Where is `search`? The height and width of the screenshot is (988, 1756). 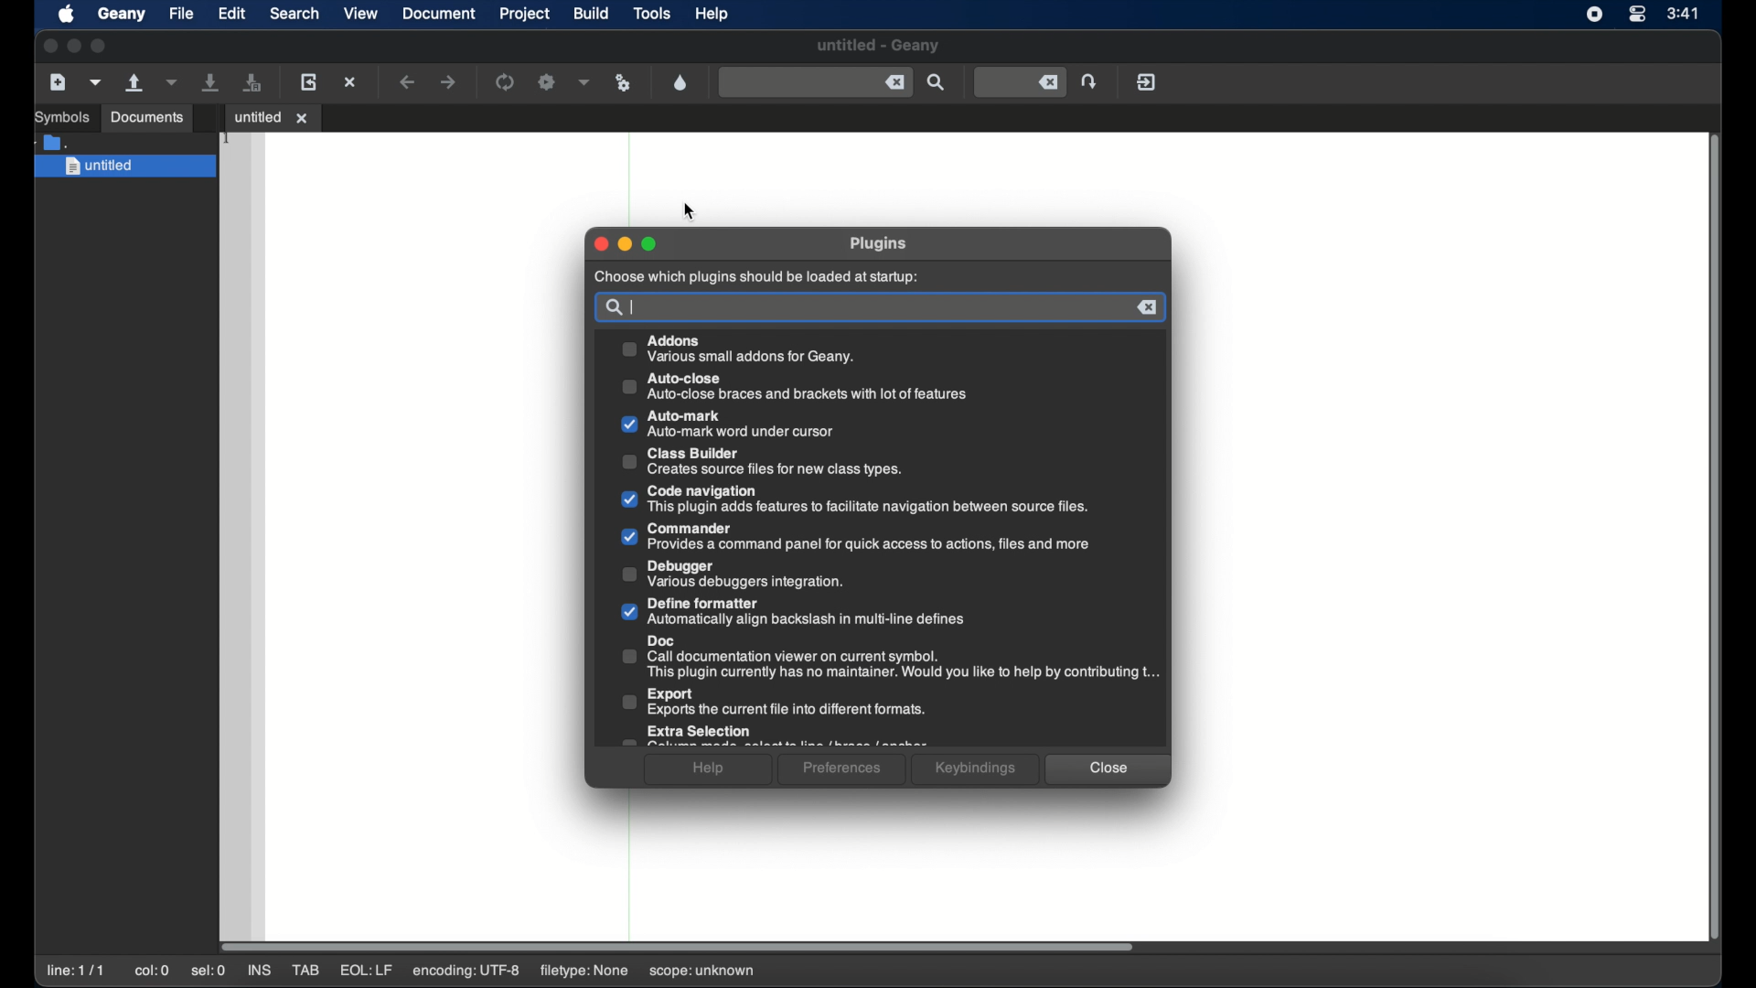
search is located at coordinates (618, 307).